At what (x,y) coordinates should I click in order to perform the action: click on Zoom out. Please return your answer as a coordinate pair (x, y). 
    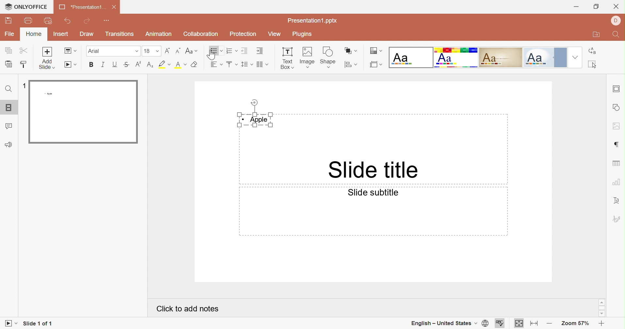
    Looking at the image, I should click on (550, 323).